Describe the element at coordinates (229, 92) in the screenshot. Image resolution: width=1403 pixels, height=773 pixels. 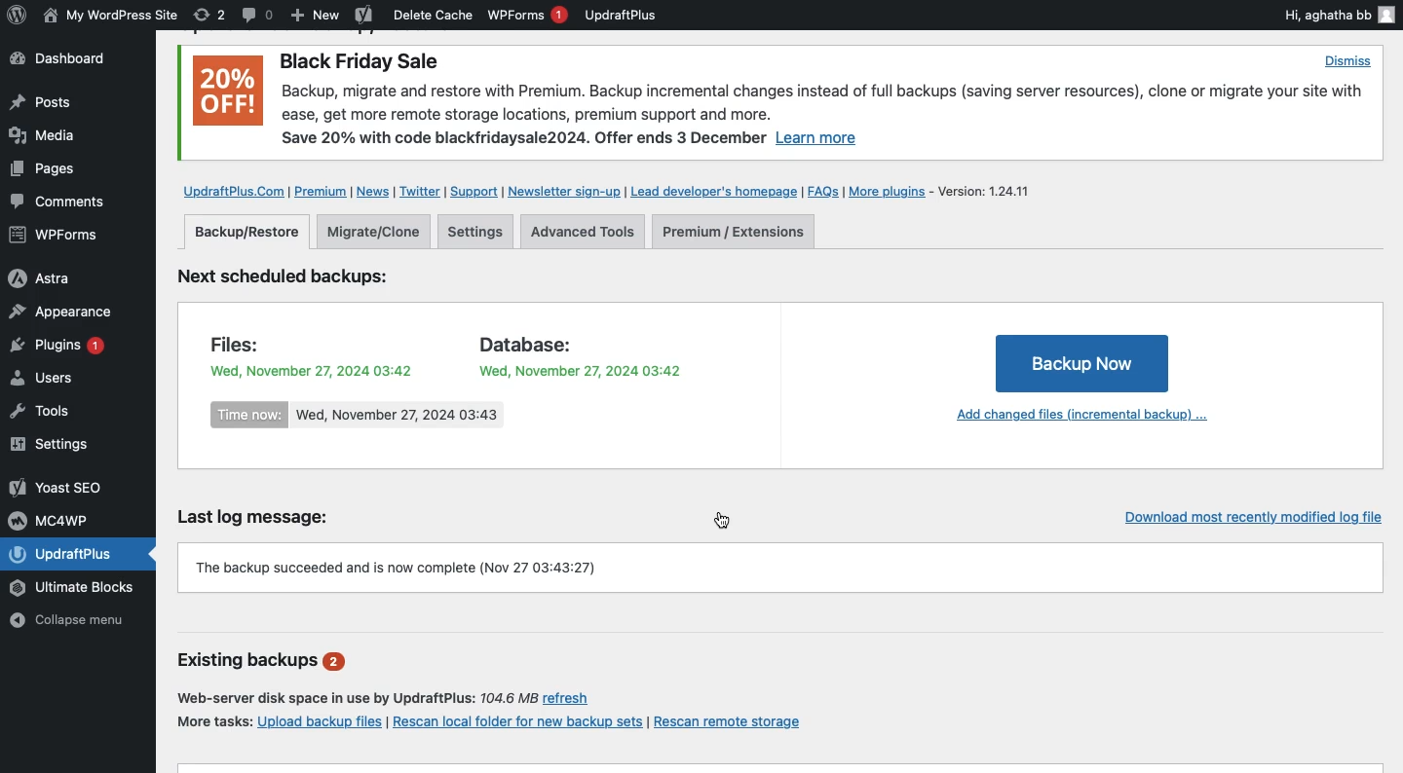
I see `20% OFF` at that location.